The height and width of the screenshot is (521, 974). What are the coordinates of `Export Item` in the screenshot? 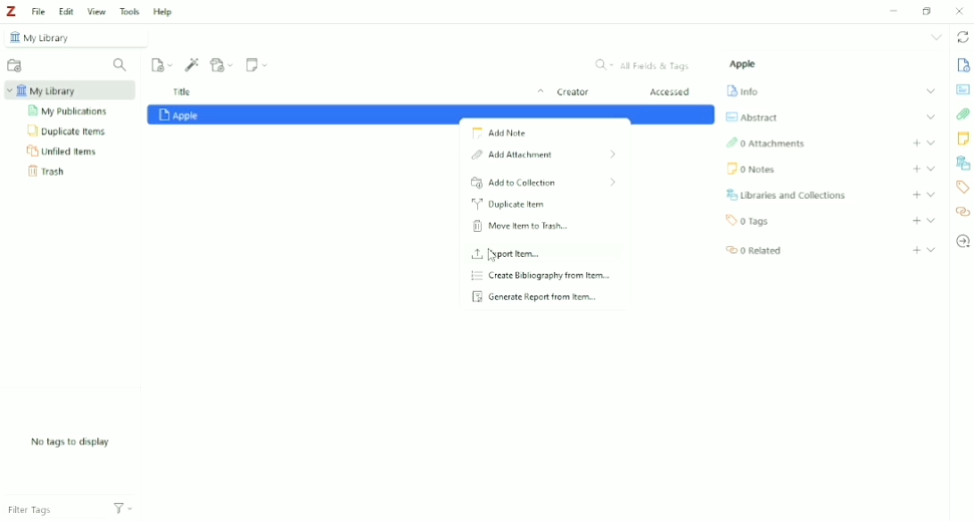 It's located at (508, 254).